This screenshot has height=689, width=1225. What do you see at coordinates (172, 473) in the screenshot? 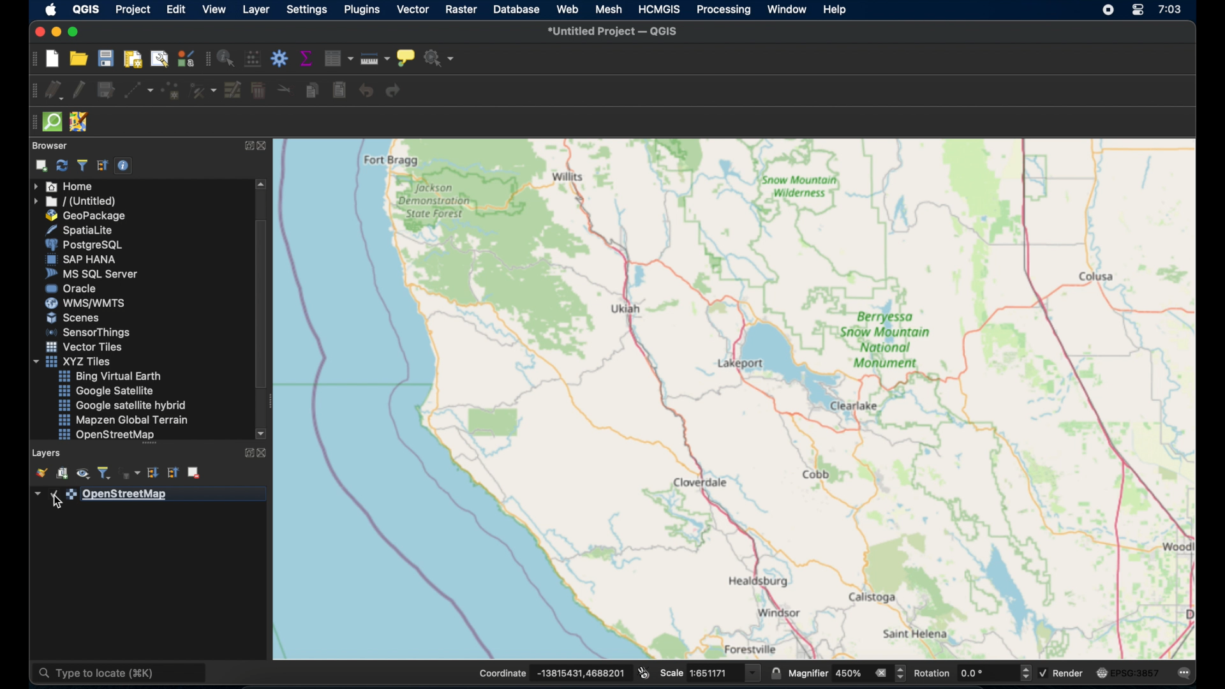
I see `collapse all` at bounding box center [172, 473].